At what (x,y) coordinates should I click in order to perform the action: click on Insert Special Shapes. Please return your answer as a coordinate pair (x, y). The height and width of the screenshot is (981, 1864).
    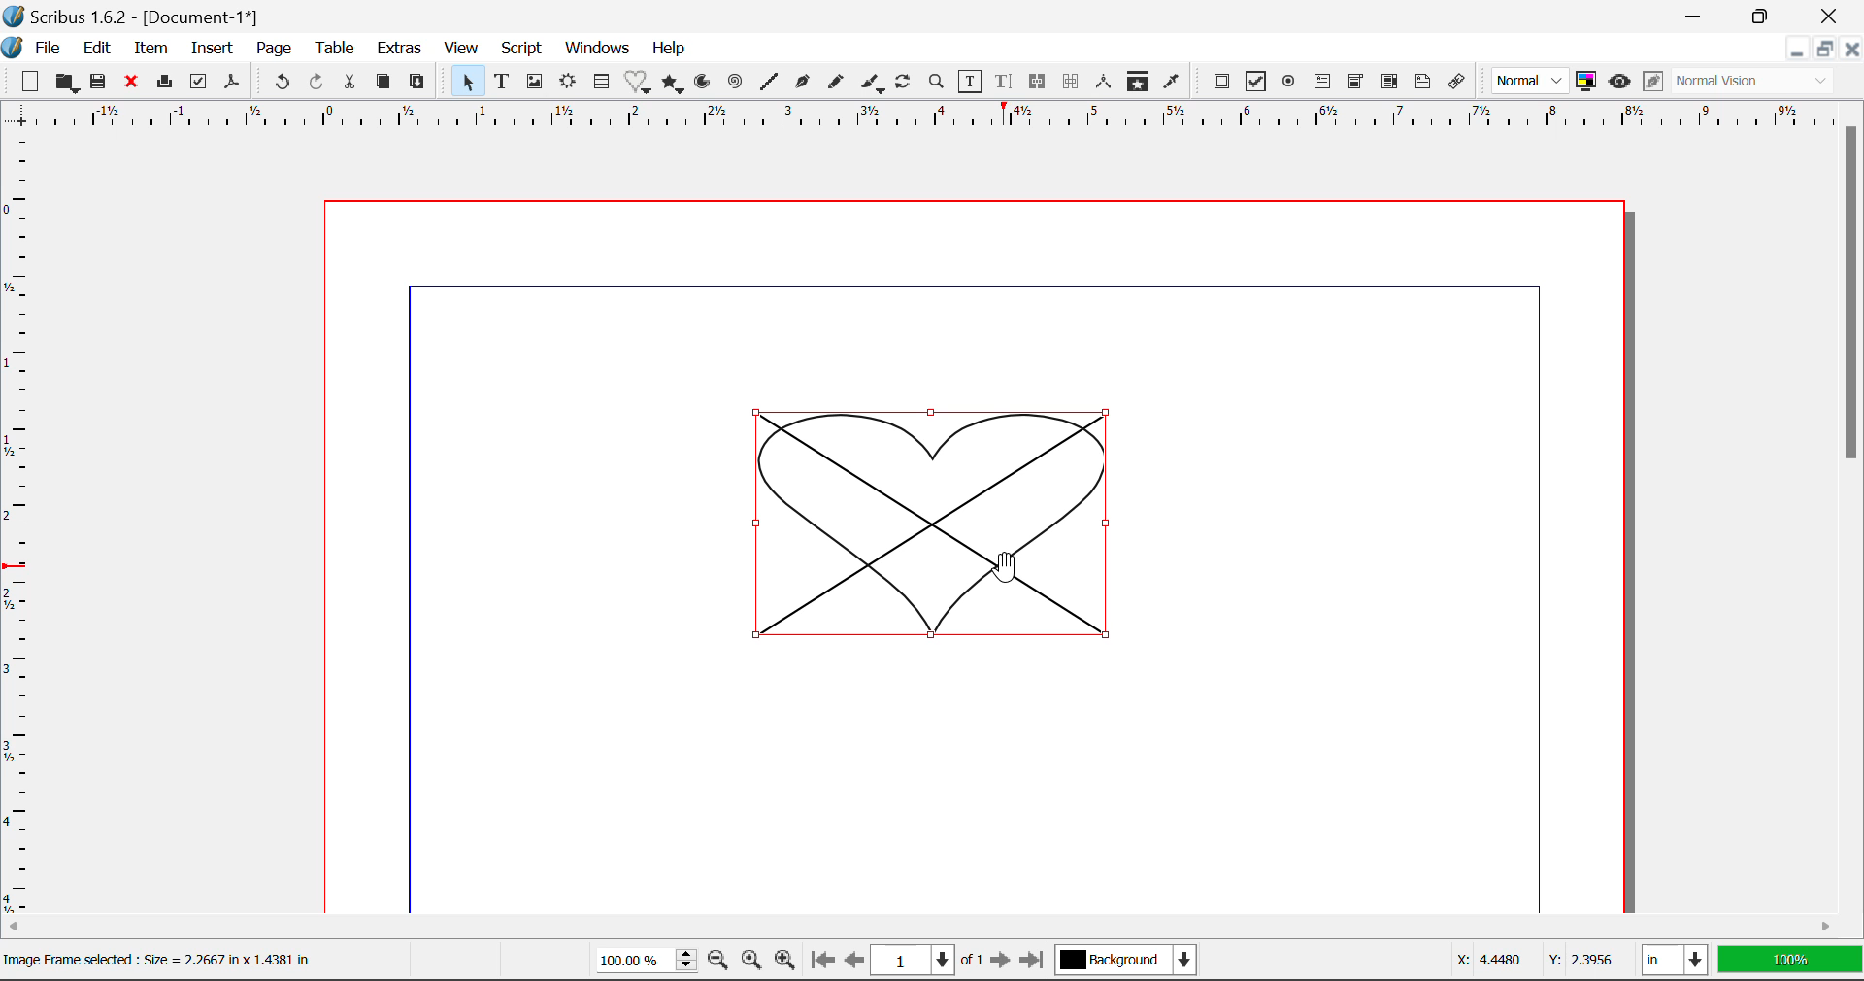
    Looking at the image, I should click on (639, 84).